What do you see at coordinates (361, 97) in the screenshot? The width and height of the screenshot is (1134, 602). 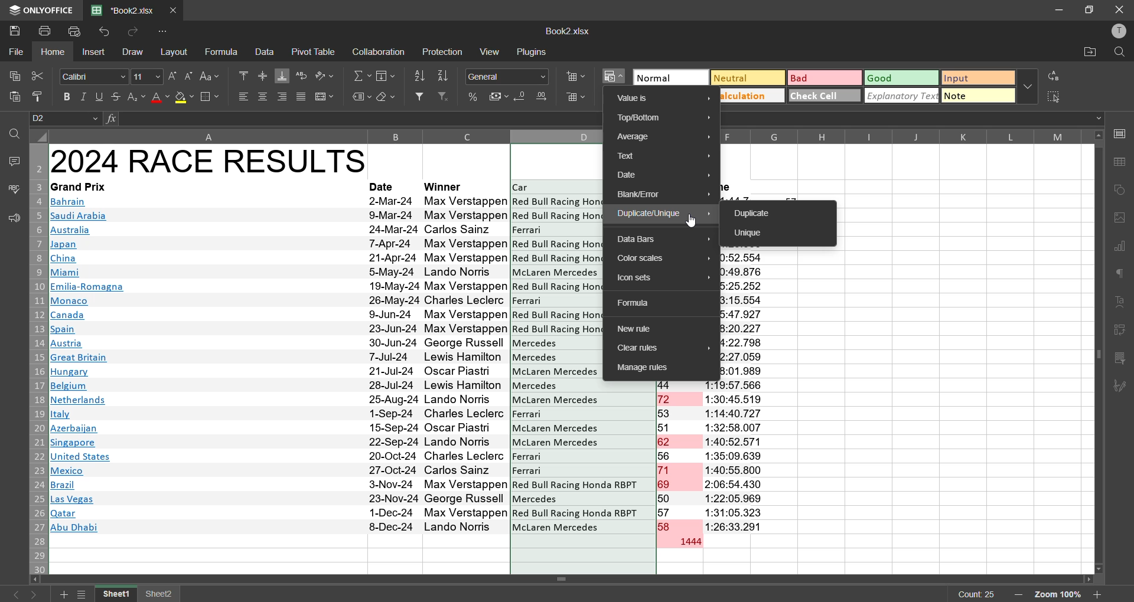 I see `named ranges` at bounding box center [361, 97].